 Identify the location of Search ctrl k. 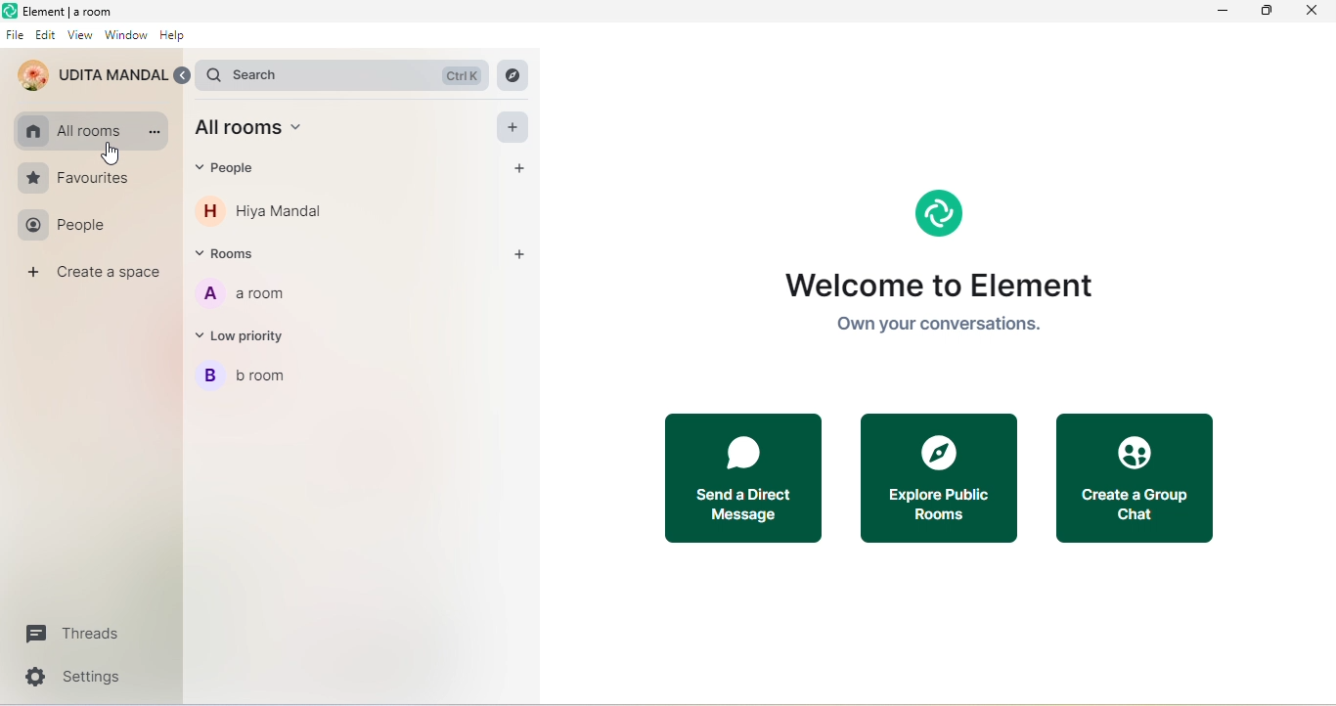
(341, 73).